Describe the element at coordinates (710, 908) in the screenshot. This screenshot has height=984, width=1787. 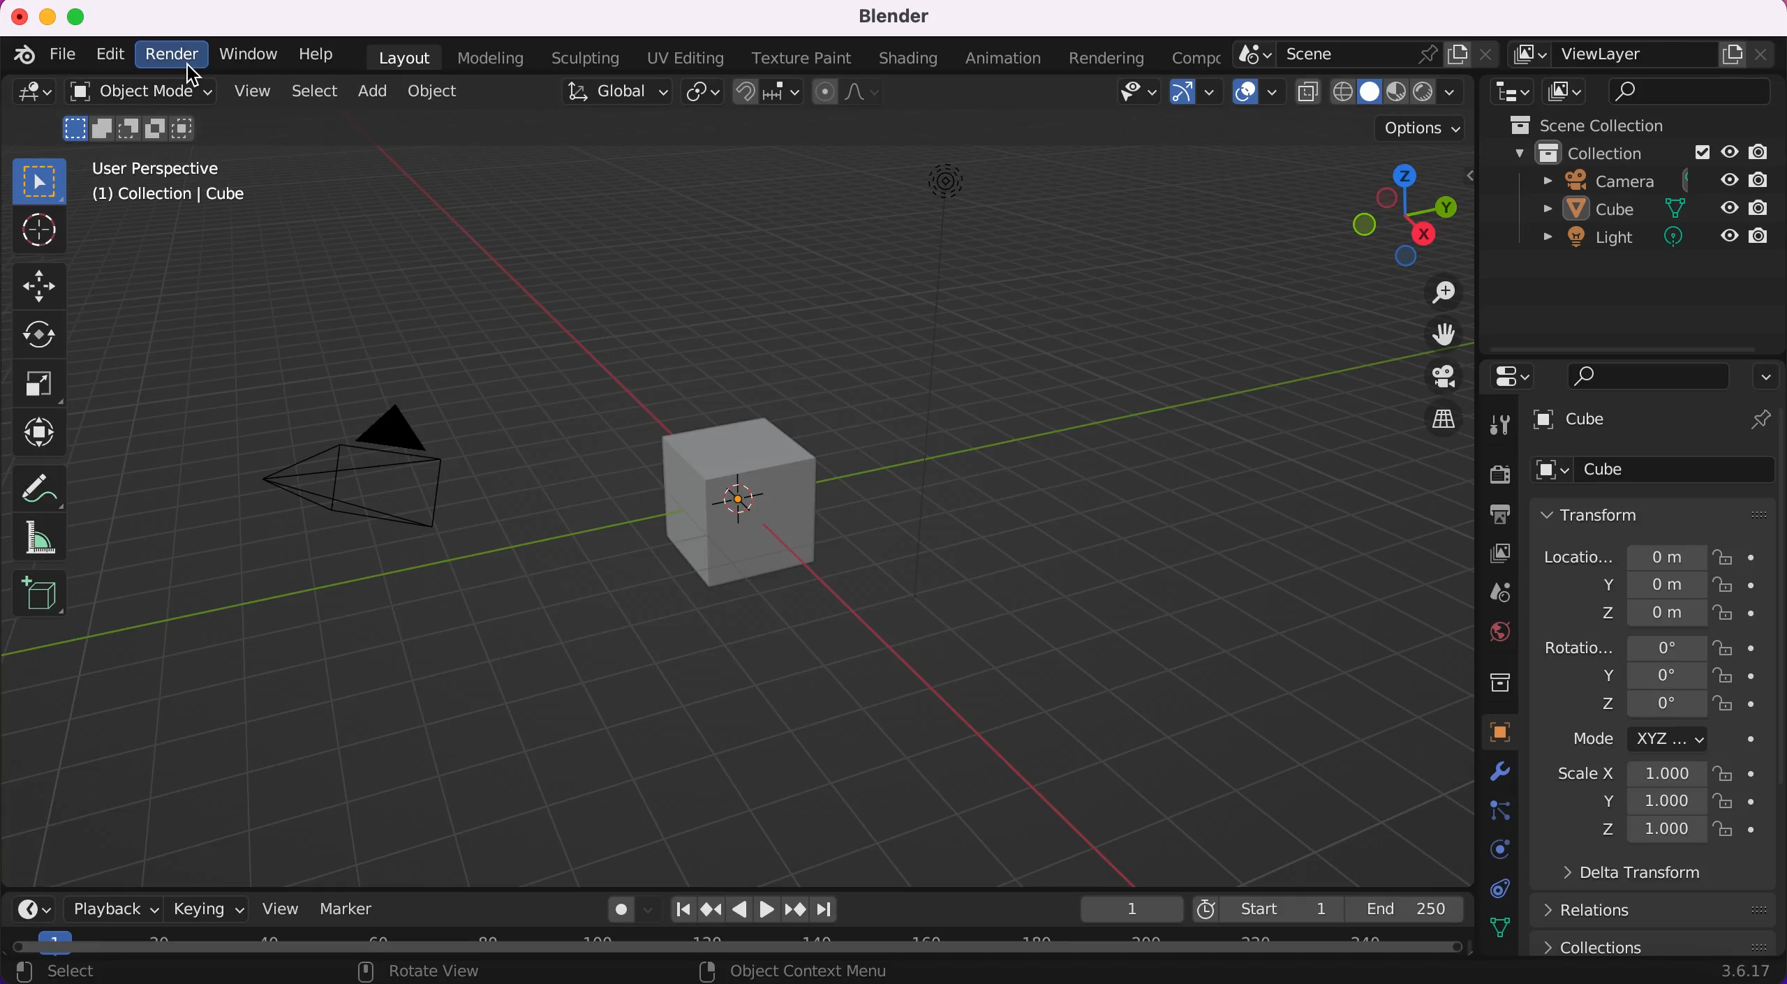
I see `jump to keyframe` at that location.